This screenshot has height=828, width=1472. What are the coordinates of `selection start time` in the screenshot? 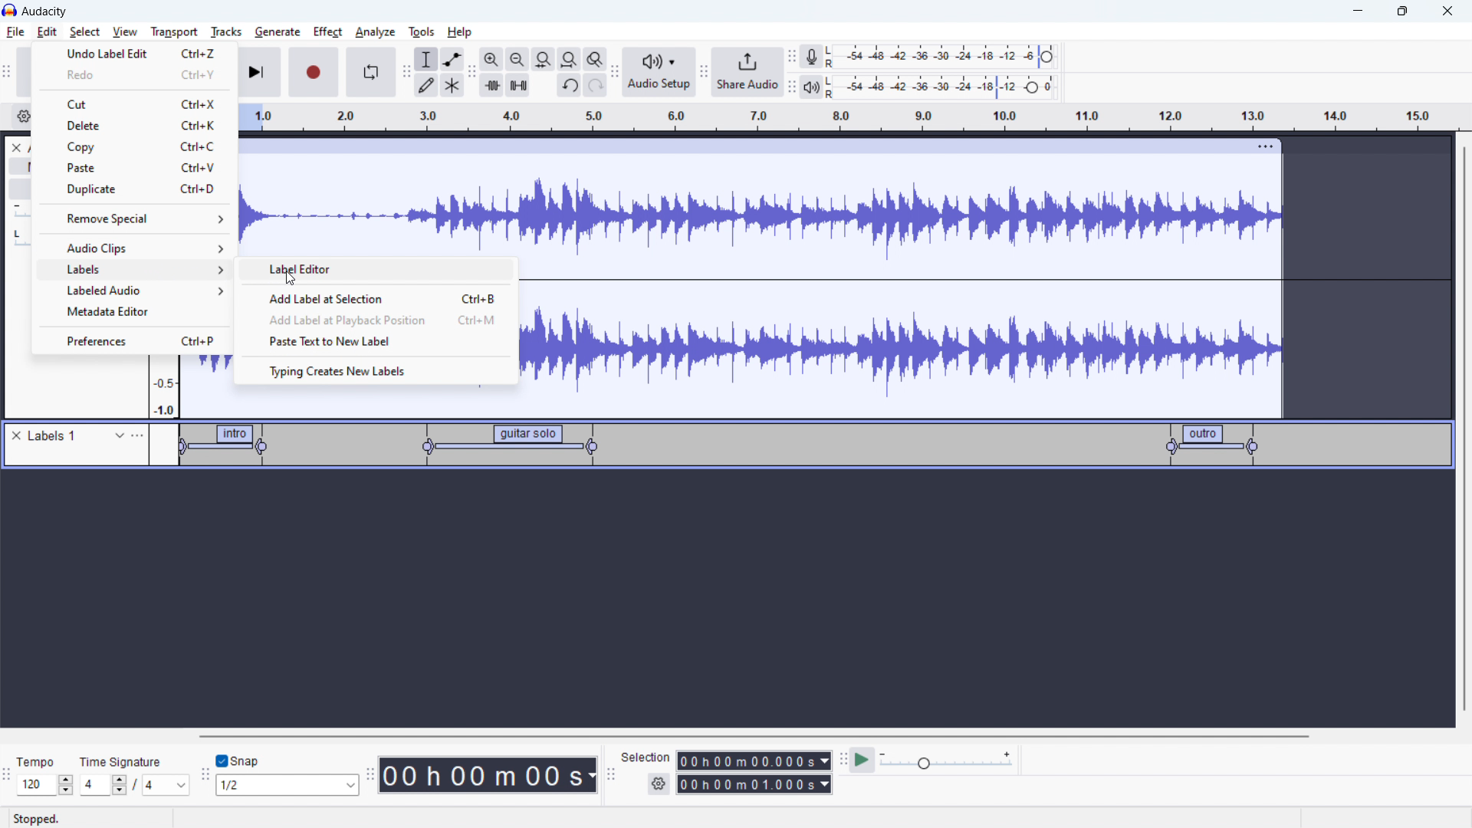 It's located at (754, 760).